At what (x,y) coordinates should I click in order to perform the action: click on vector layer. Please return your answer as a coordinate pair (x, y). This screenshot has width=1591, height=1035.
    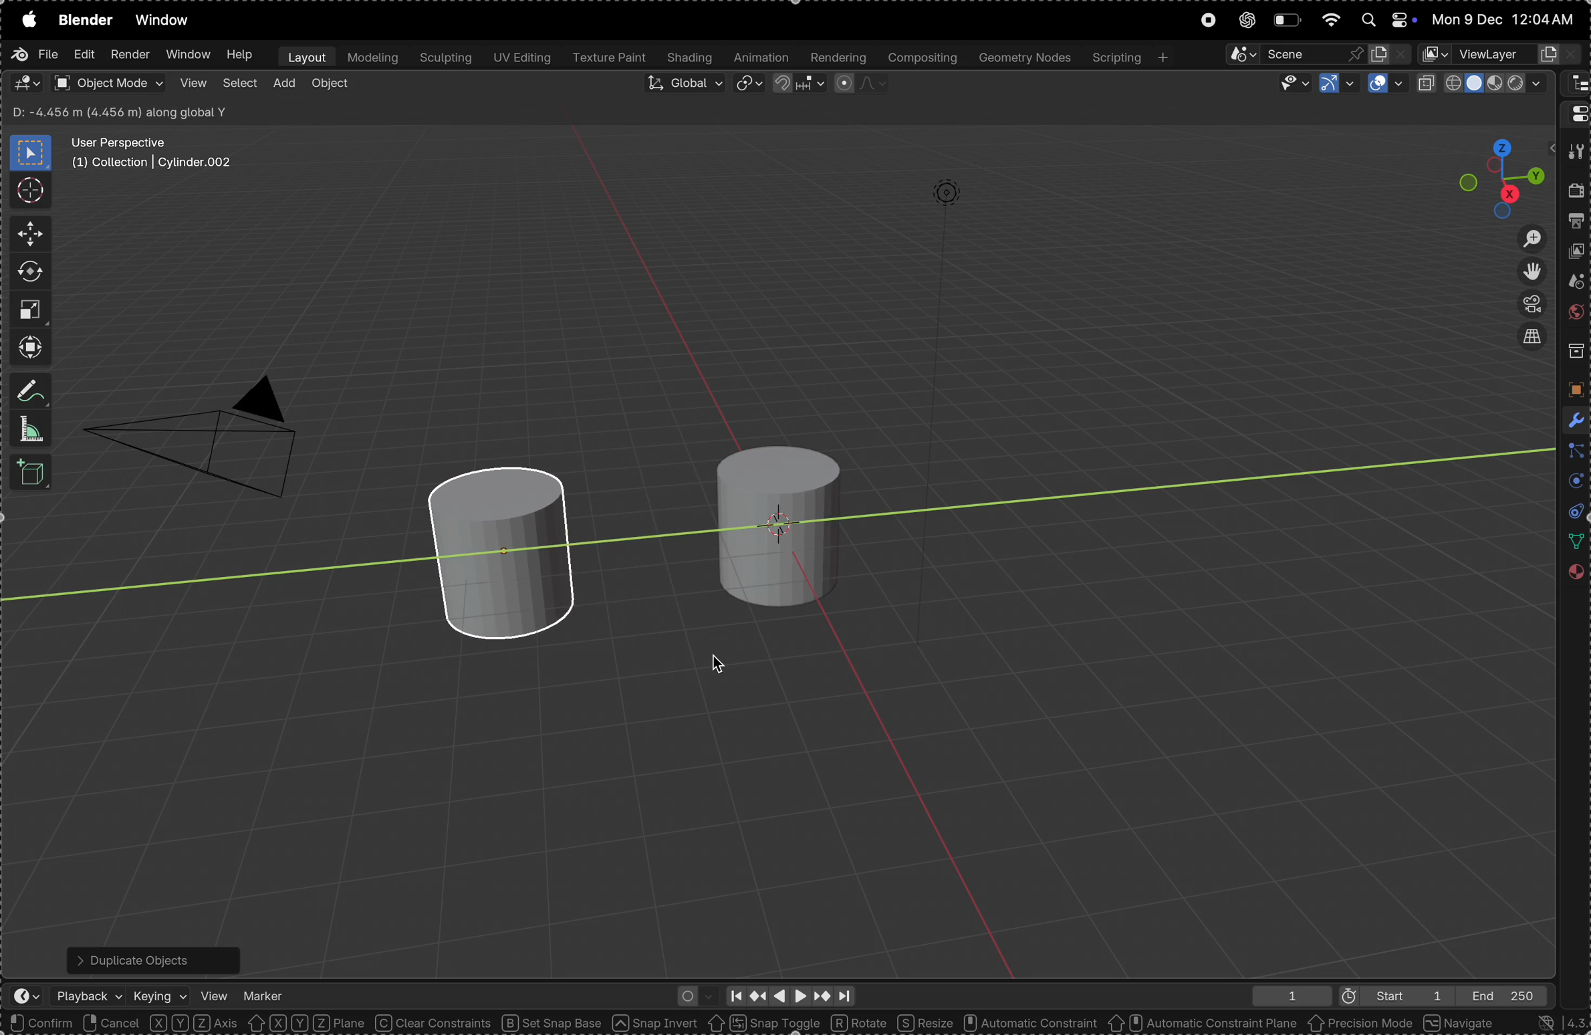
    Looking at the image, I should click on (1501, 54).